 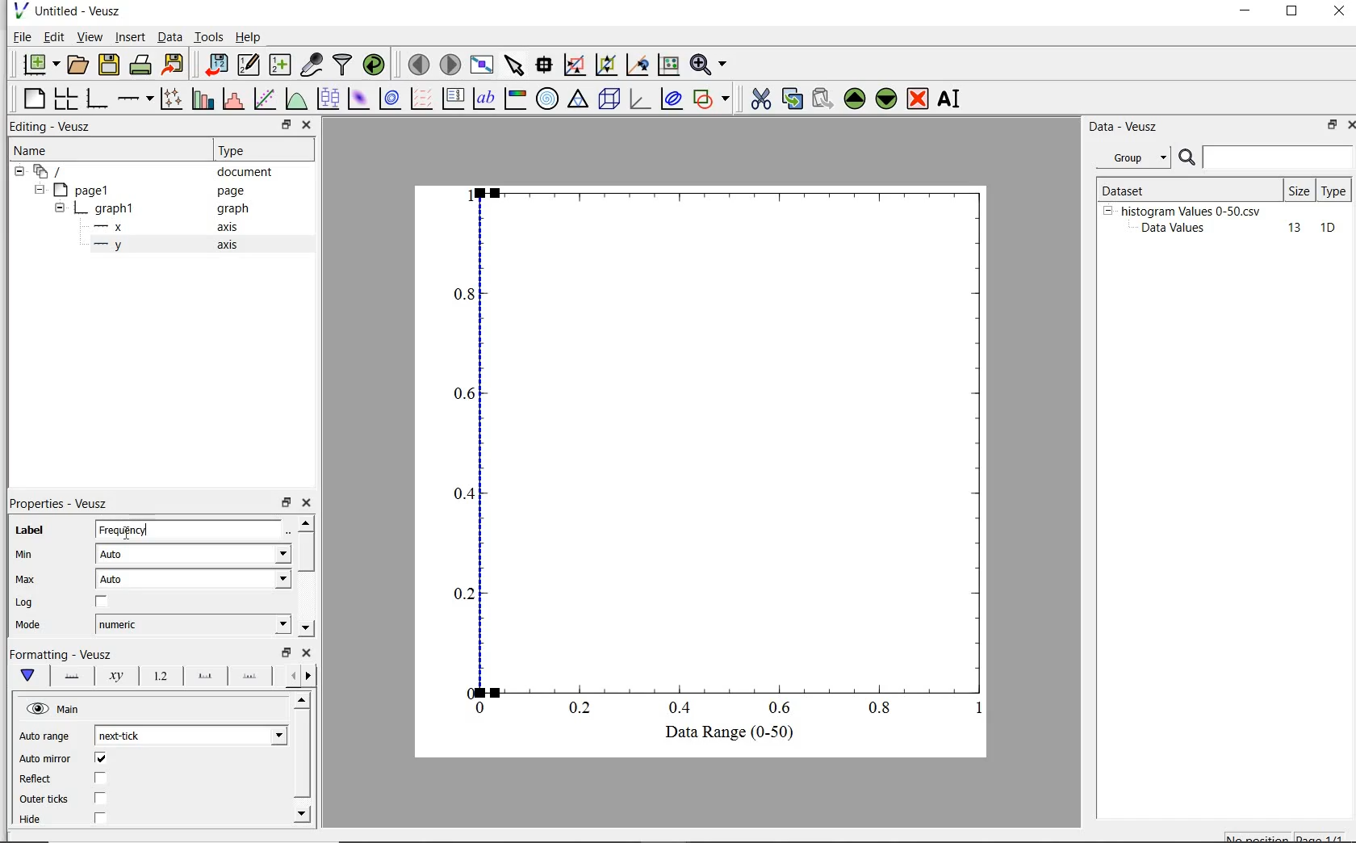 What do you see at coordinates (250, 677) in the screenshot?
I see `minor ticks` at bounding box center [250, 677].